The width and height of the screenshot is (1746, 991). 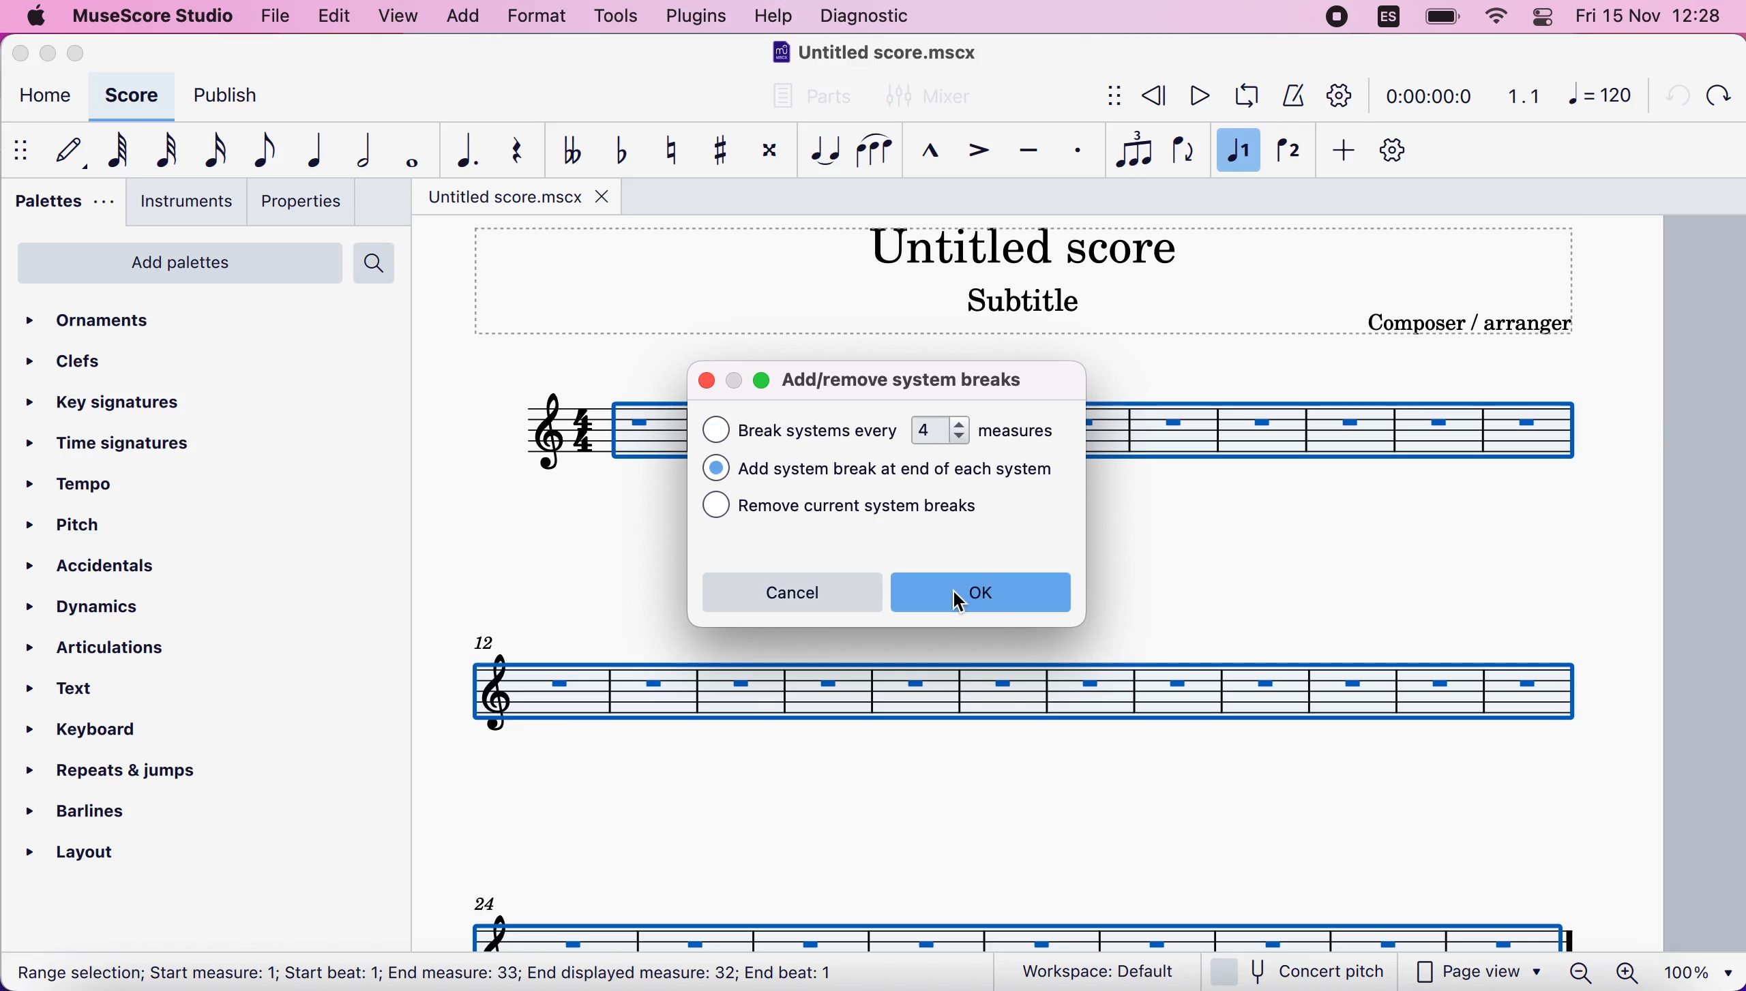 I want to click on barlines, so click(x=113, y=806).